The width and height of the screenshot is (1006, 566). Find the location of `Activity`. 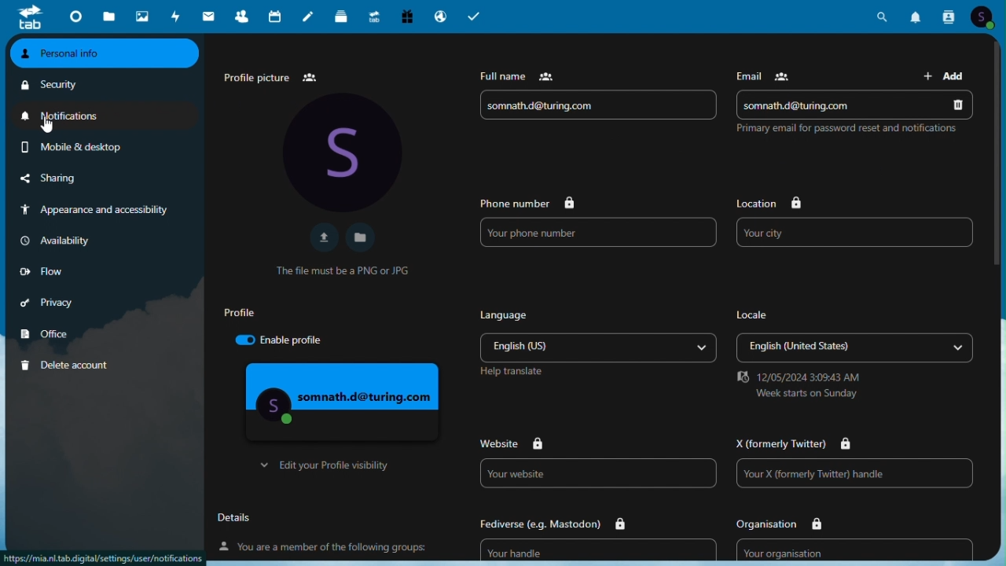

Activity is located at coordinates (176, 15).